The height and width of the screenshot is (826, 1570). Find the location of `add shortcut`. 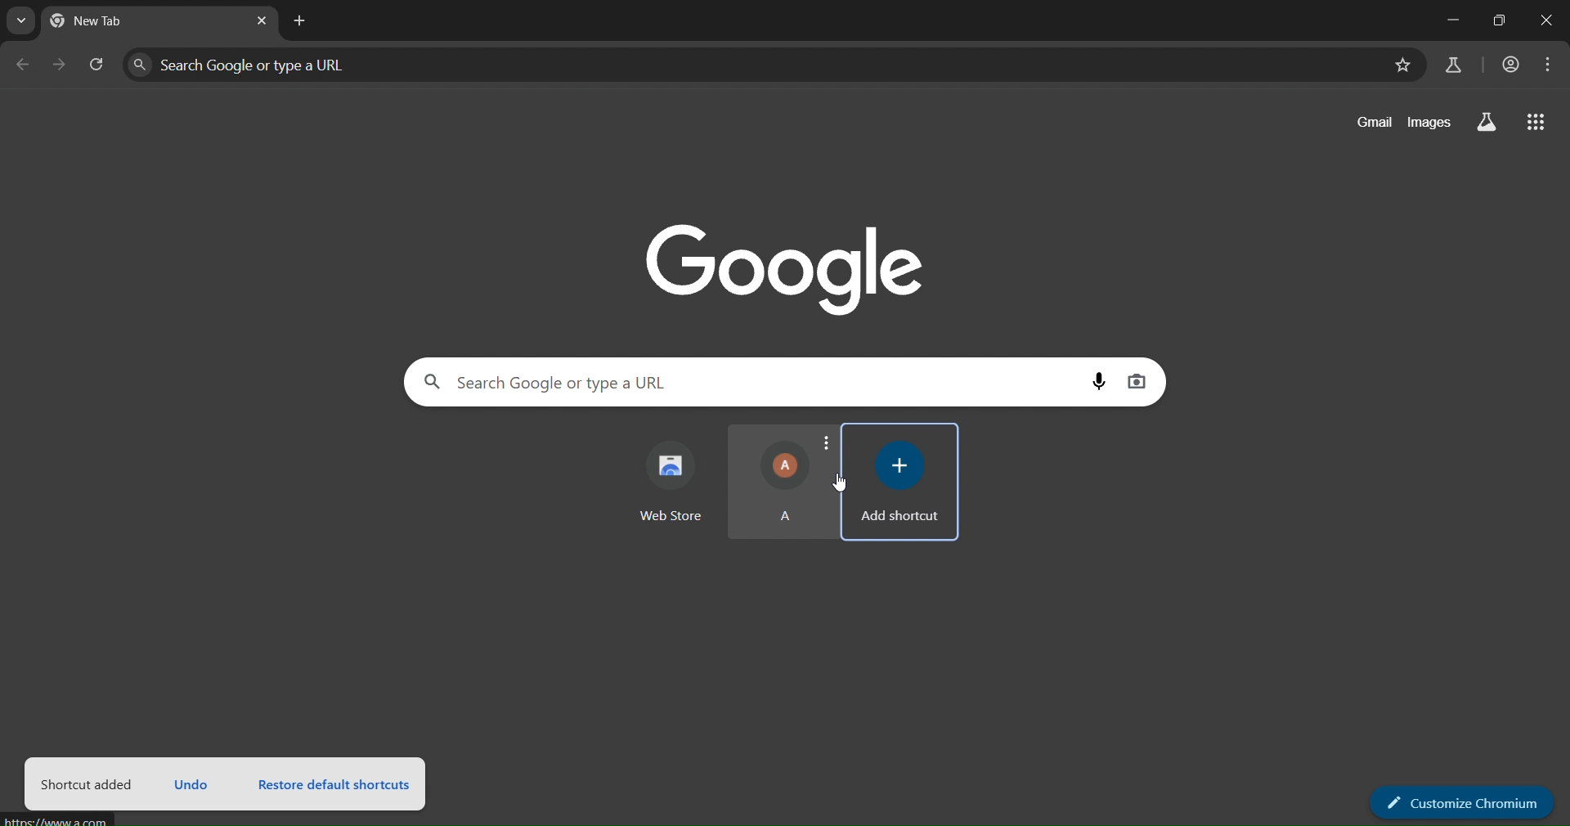

add shortcut is located at coordinates (902, 482).